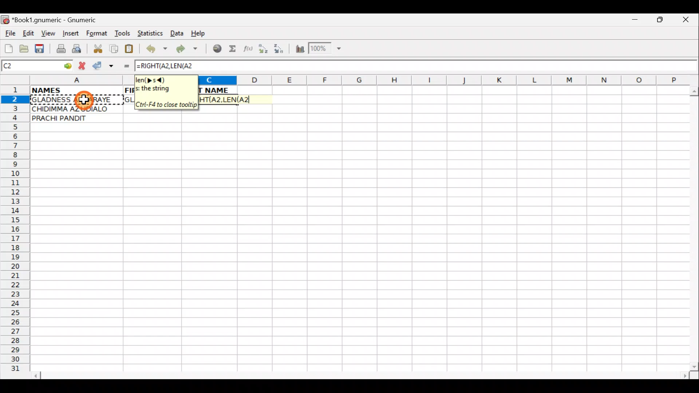  Describe the element at coordinates (158, 50) in the screenshot. I see `Undo last action` at that location.